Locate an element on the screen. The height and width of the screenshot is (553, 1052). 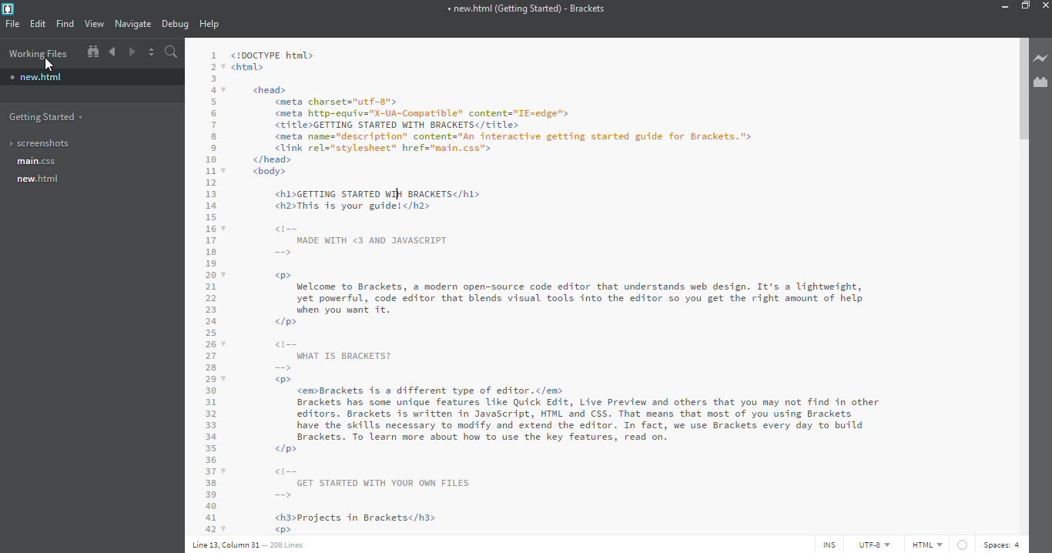
Line 13, Column 31 — 202 Lines is located at coordinates (248, 545).